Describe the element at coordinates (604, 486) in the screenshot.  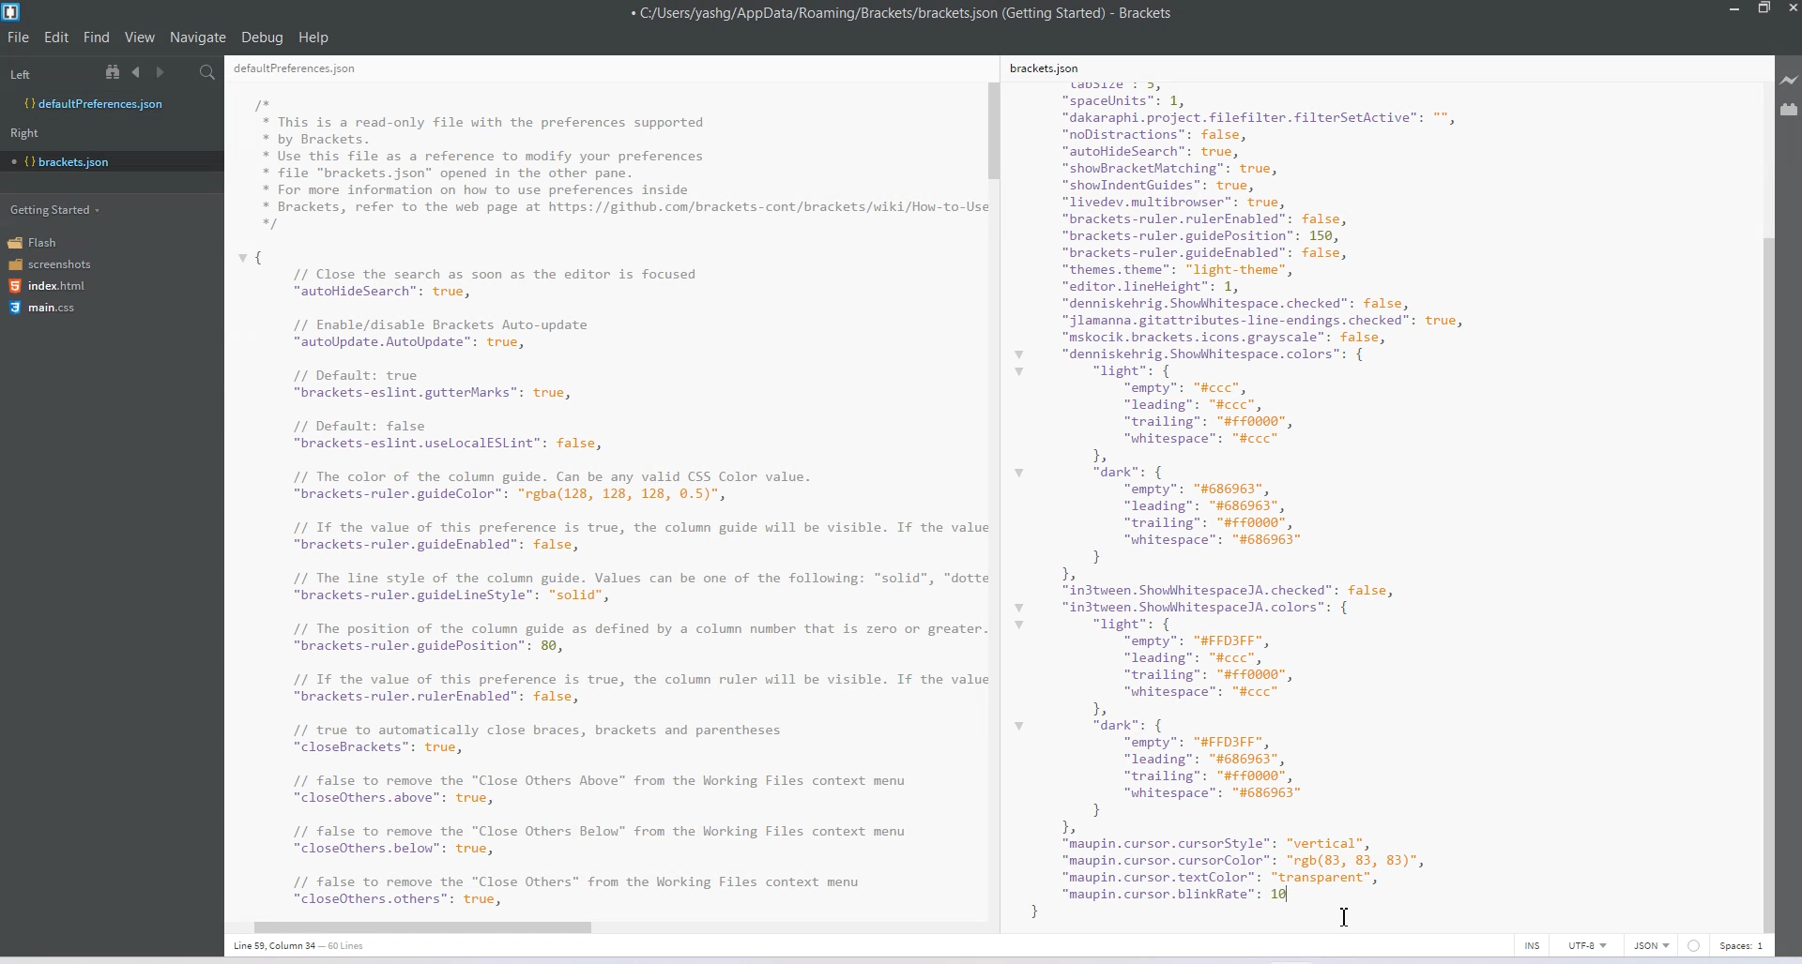
I see `RE I
I”
* This is a read-only file with the preferences supported
* by Brackets.
* Use this file as a reference to modify your preferences
* file "brackets.json" opened in the other pane.
* For more information on how to use preferences inside
* Brackets, refer to the web page at https://github.com/brackets-cont/brackets/wiki/How-to-U:
*/
{
// Close the search as soon as the editor is focused
“autoHideSearch”: true,
// Enable/disable Brackets Auto-update
“autoUpdate. AutoUpdate”: true,
// Default: true
“brackets-eslint.gutterMarks": true,
// Default: false
“brackets-eslint.uselocalESLint": false,
// The color of the column guide. Can be any valid CSS Color value.
“brackets-ruler.guideColor": "rgba(128, 128, 128, ©.5)",
// Tf the value of this preference is true, the column guide will be visible. If the val:
“brackets-ruler.guideEnabled": false,
// The line style of the column guide. Values can be one of the following: “solid”, "dott
“brackets-ruler.guidelineStyle": "solid",
// The position of the column guide as defined by a column number that is zero or greater
“brackets-ruler.guidePosition": 89,
// Tf the value of this preference is true, the column ruler will be visible. If the val:
“brackets-ruler.rulerEnabled": false,
// true to automatically close braces, brackets and parentheses
“closeBrackets": true,
// false to remove the "Close Others Above” from the Working Files context menu
“closeOthers.above": true,
// false to remove the "Close Others Below” from the Working Files context menu
“closeOthers.below": true,
// false to remove the "Close Others” from the Working Files context menu
"closeOthers.others”: true,` at that location.